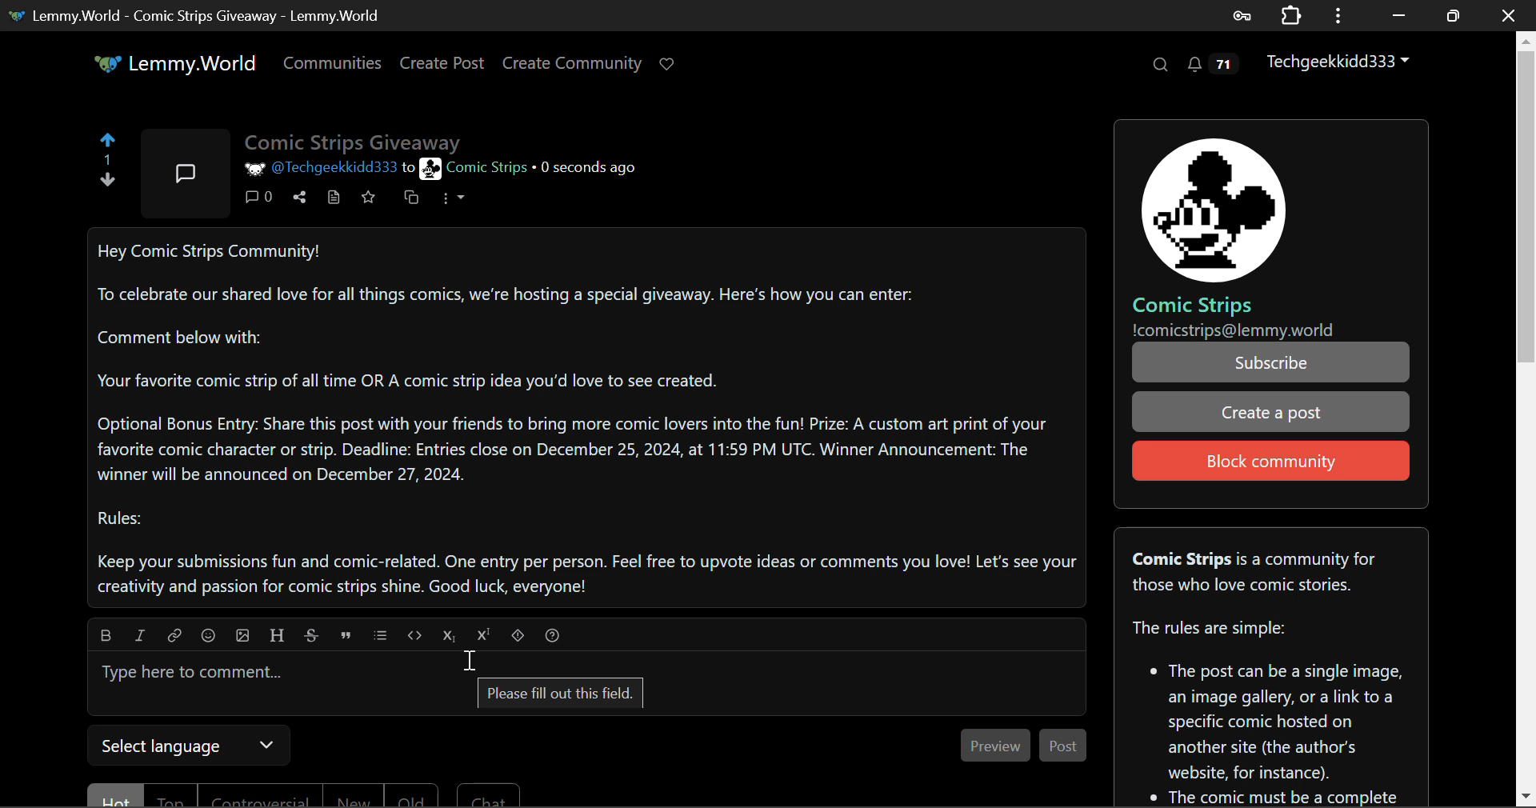  Describe the element at coordinates (350, 797) in the screenshot. I see `New` at that location.